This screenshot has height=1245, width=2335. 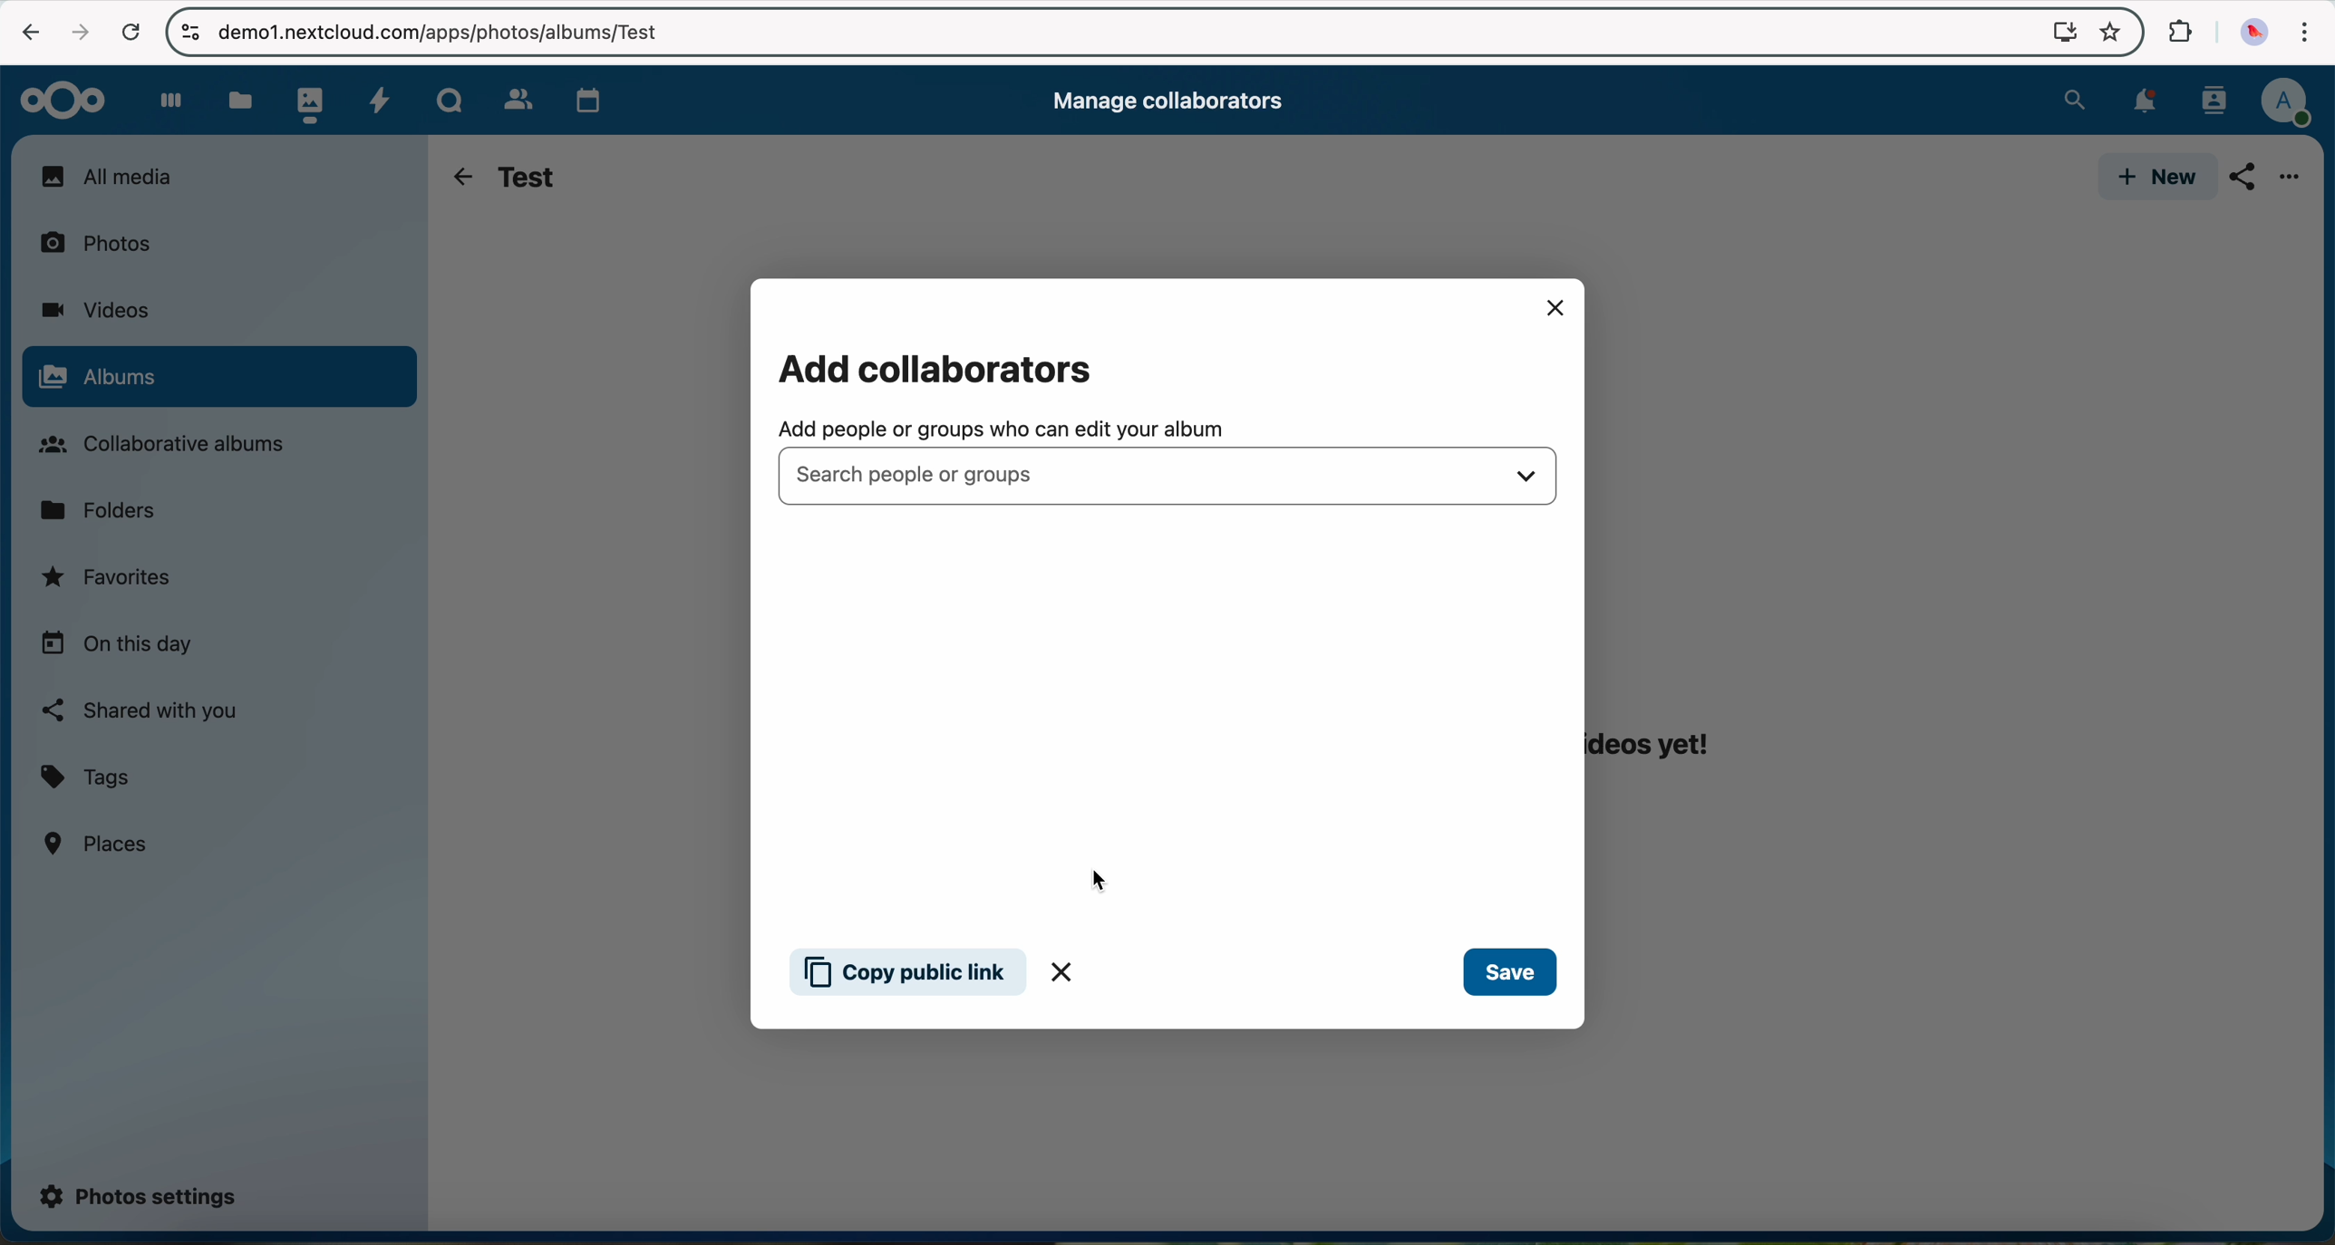 I want to click on contacts, so click(x=2209, y=101).